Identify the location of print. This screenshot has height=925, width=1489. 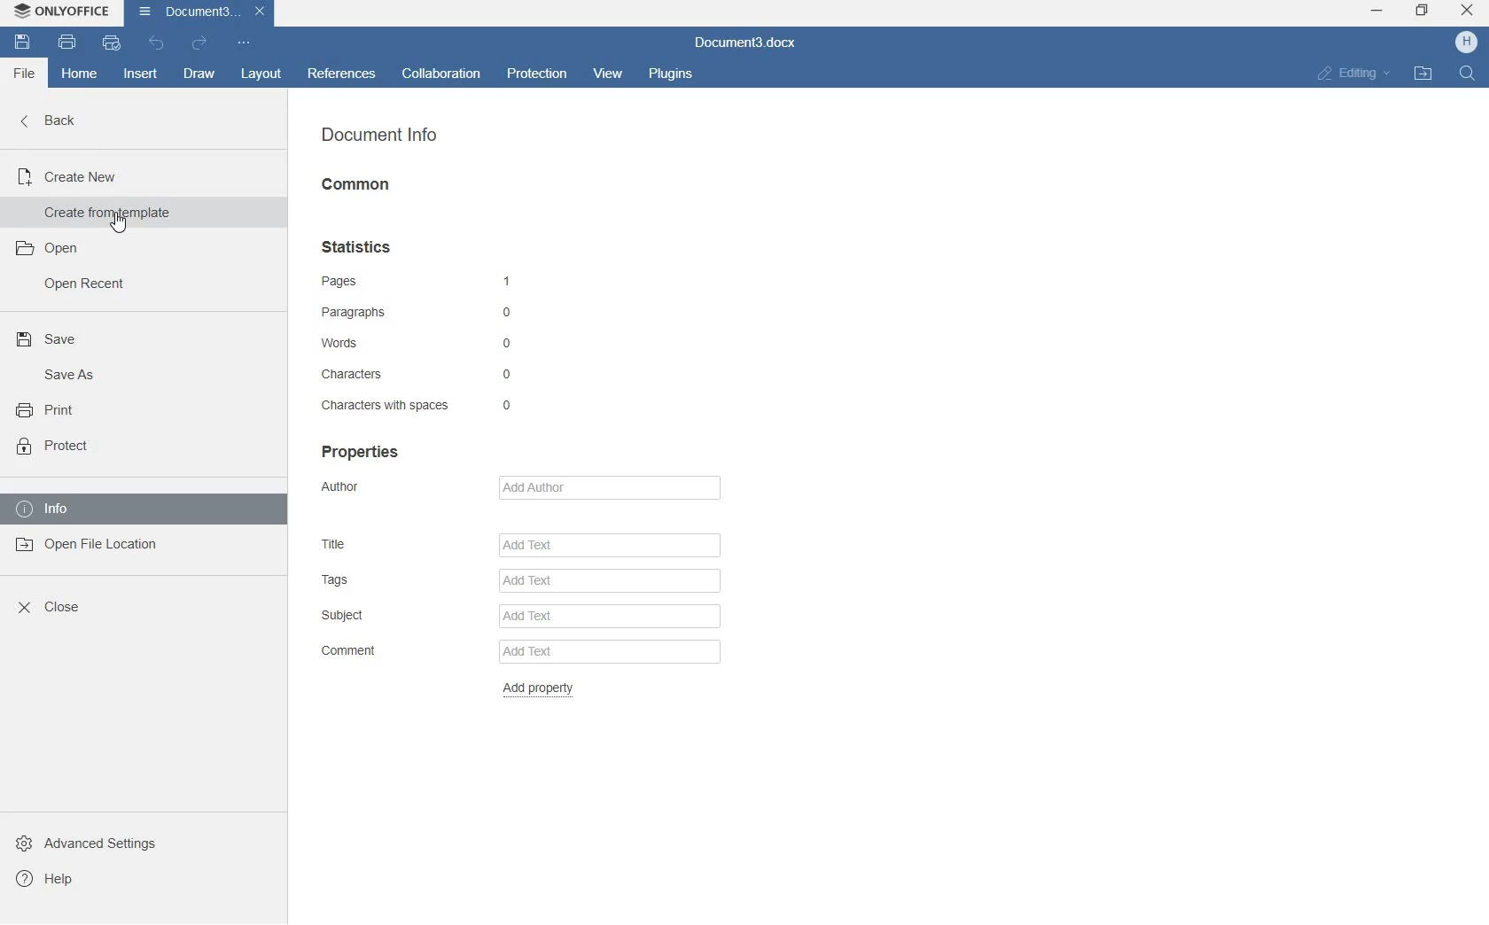
(51, 407).